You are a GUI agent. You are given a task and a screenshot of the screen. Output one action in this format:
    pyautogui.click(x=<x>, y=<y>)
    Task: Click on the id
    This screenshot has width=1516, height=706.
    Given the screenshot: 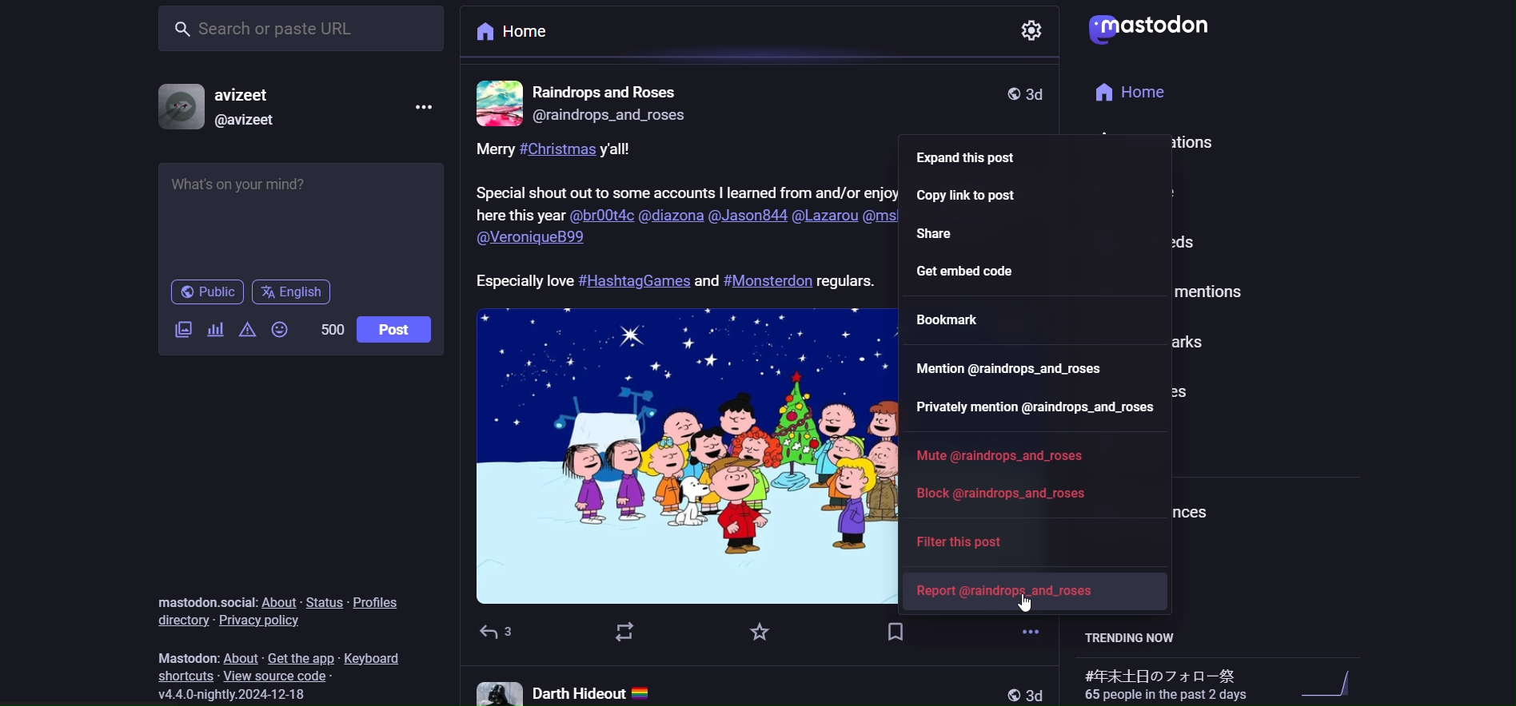 What is the action you would take?
    pyautogui.click(x=247, y=122)
    